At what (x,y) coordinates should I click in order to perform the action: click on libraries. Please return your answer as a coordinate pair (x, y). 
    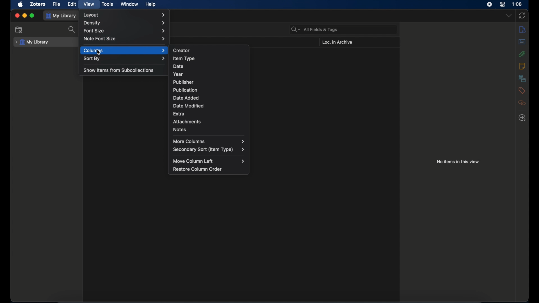
    Looking at the image, I should click on (522, 78).